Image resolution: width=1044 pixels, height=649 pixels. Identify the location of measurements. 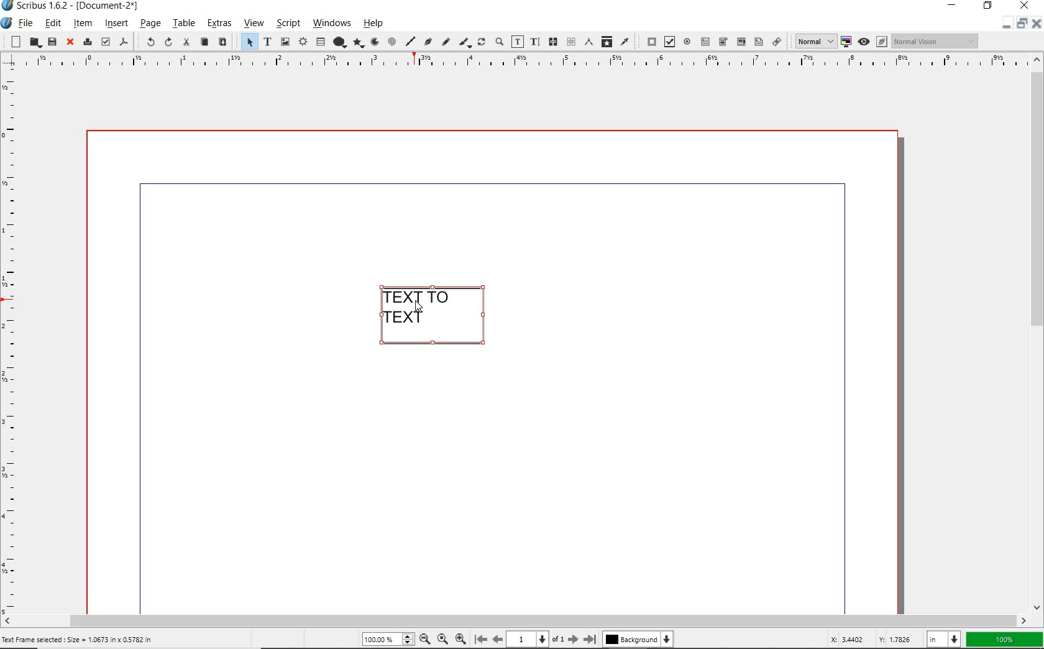
(589, 43).